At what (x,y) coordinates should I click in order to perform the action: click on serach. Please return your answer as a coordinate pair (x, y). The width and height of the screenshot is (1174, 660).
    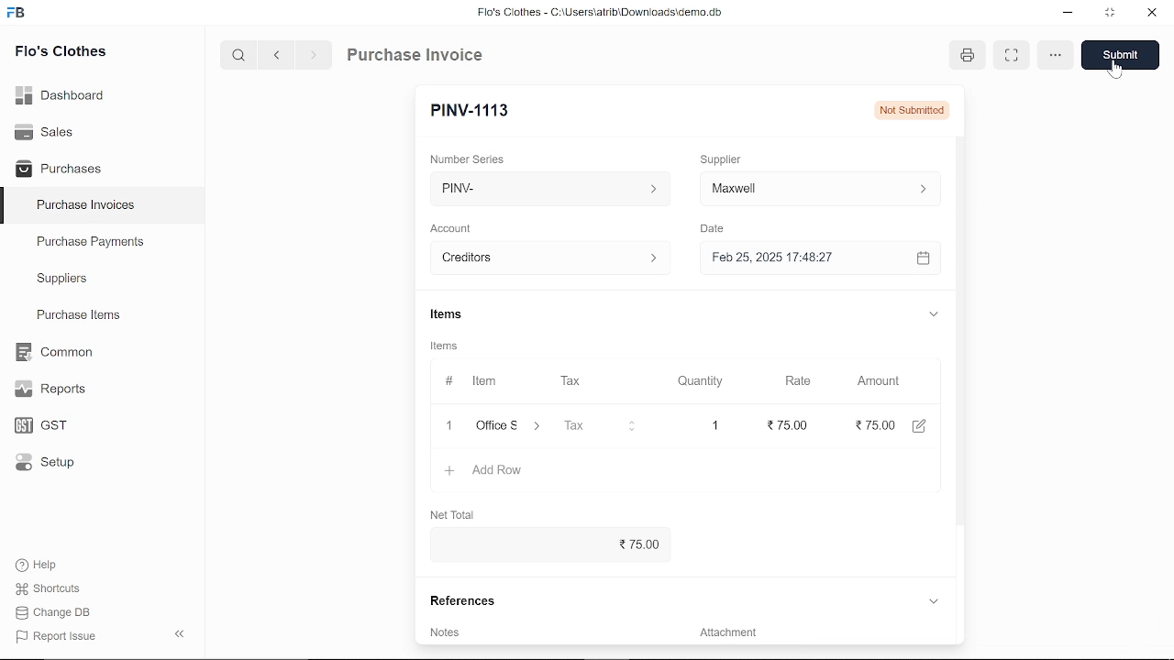
    Looking at the image, I should click on (237, 56).